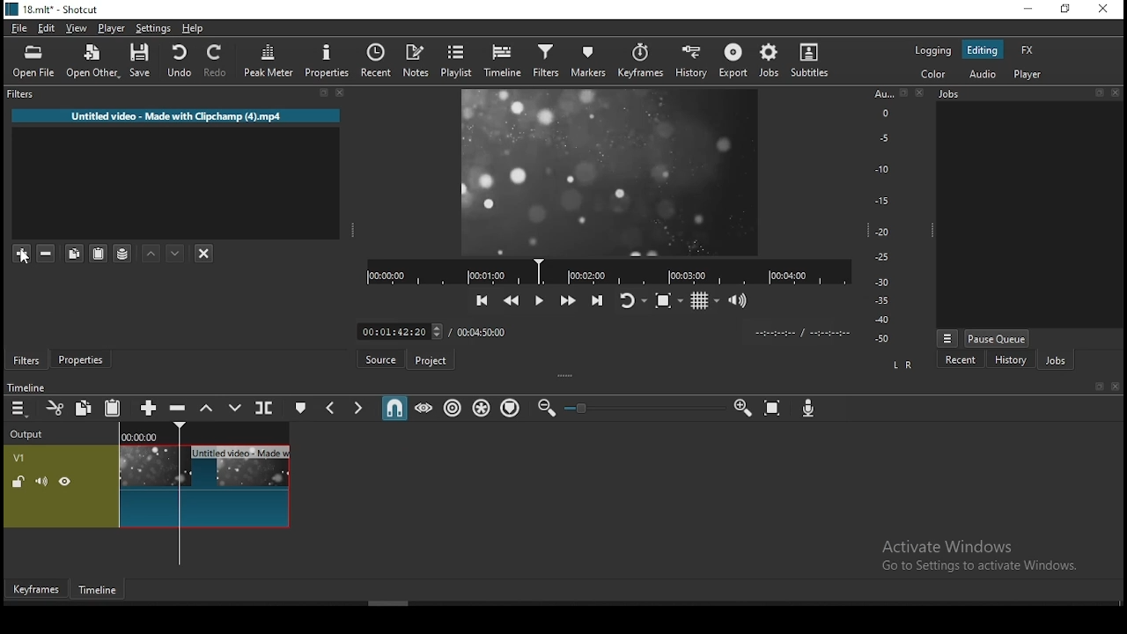 The height and width of the screenshot is (634, 1127). Describe the element at coordinates (934, 75) in the screenshot. I see `color` at that location.